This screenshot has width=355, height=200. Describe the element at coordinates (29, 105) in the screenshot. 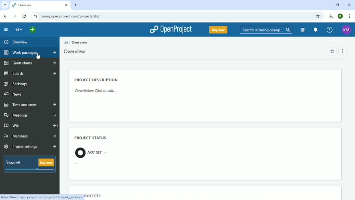

I see `Time and costs` at that location.